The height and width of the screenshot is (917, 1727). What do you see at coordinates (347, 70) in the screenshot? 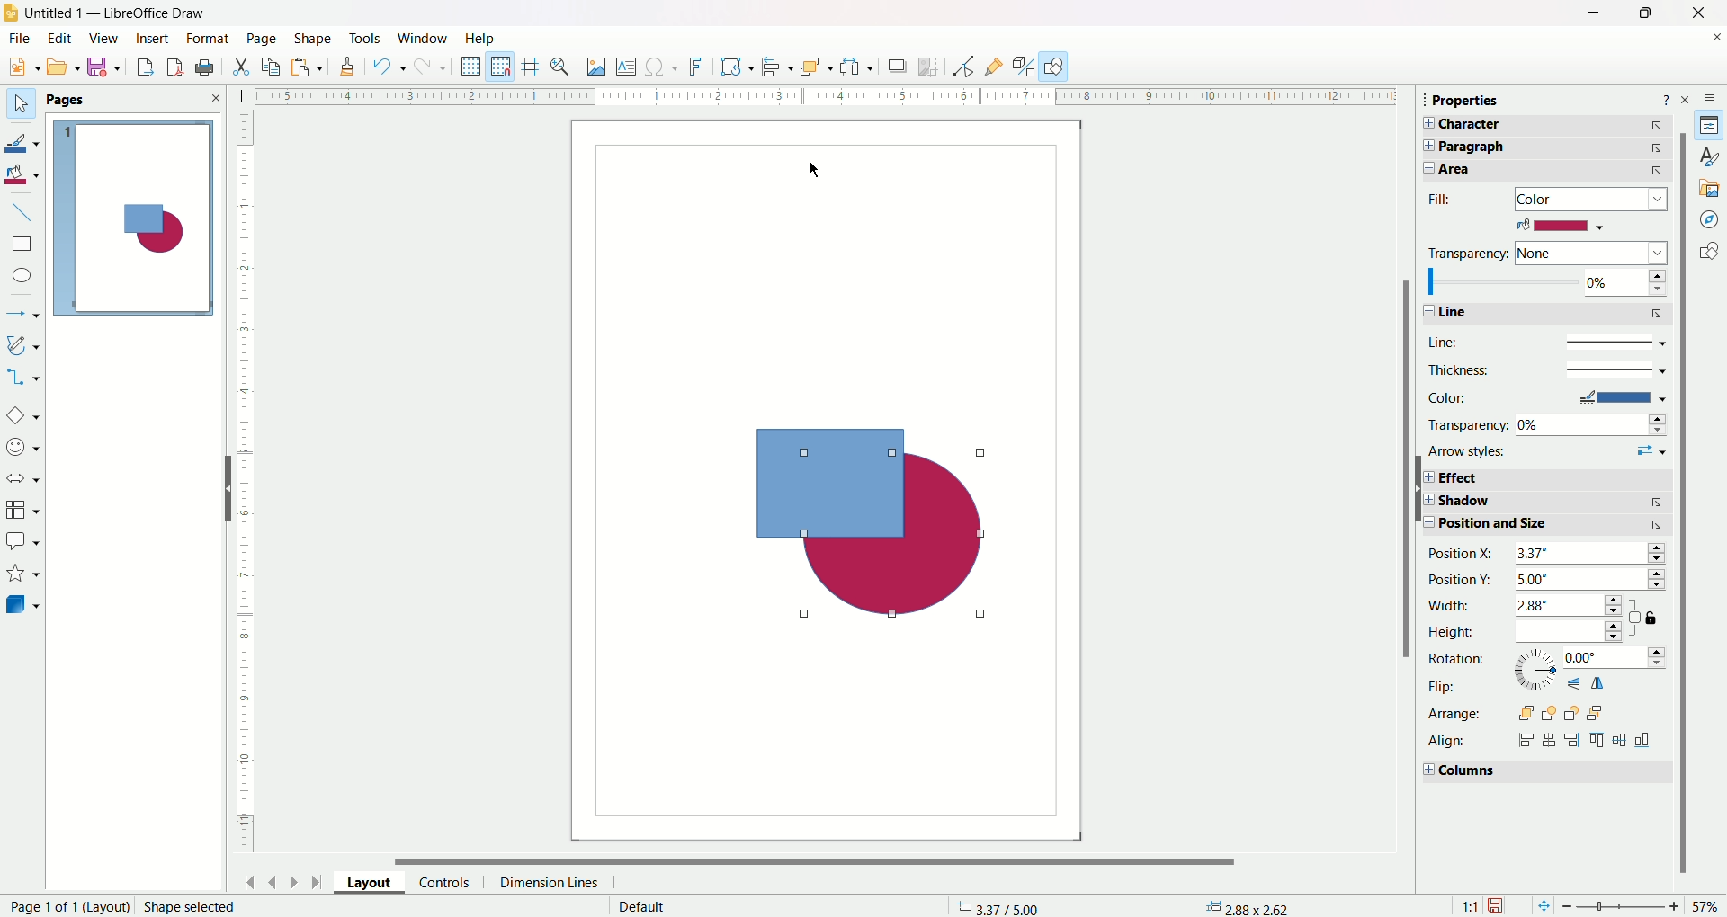
I see `clone formatting` at bounding box center [347, 70].